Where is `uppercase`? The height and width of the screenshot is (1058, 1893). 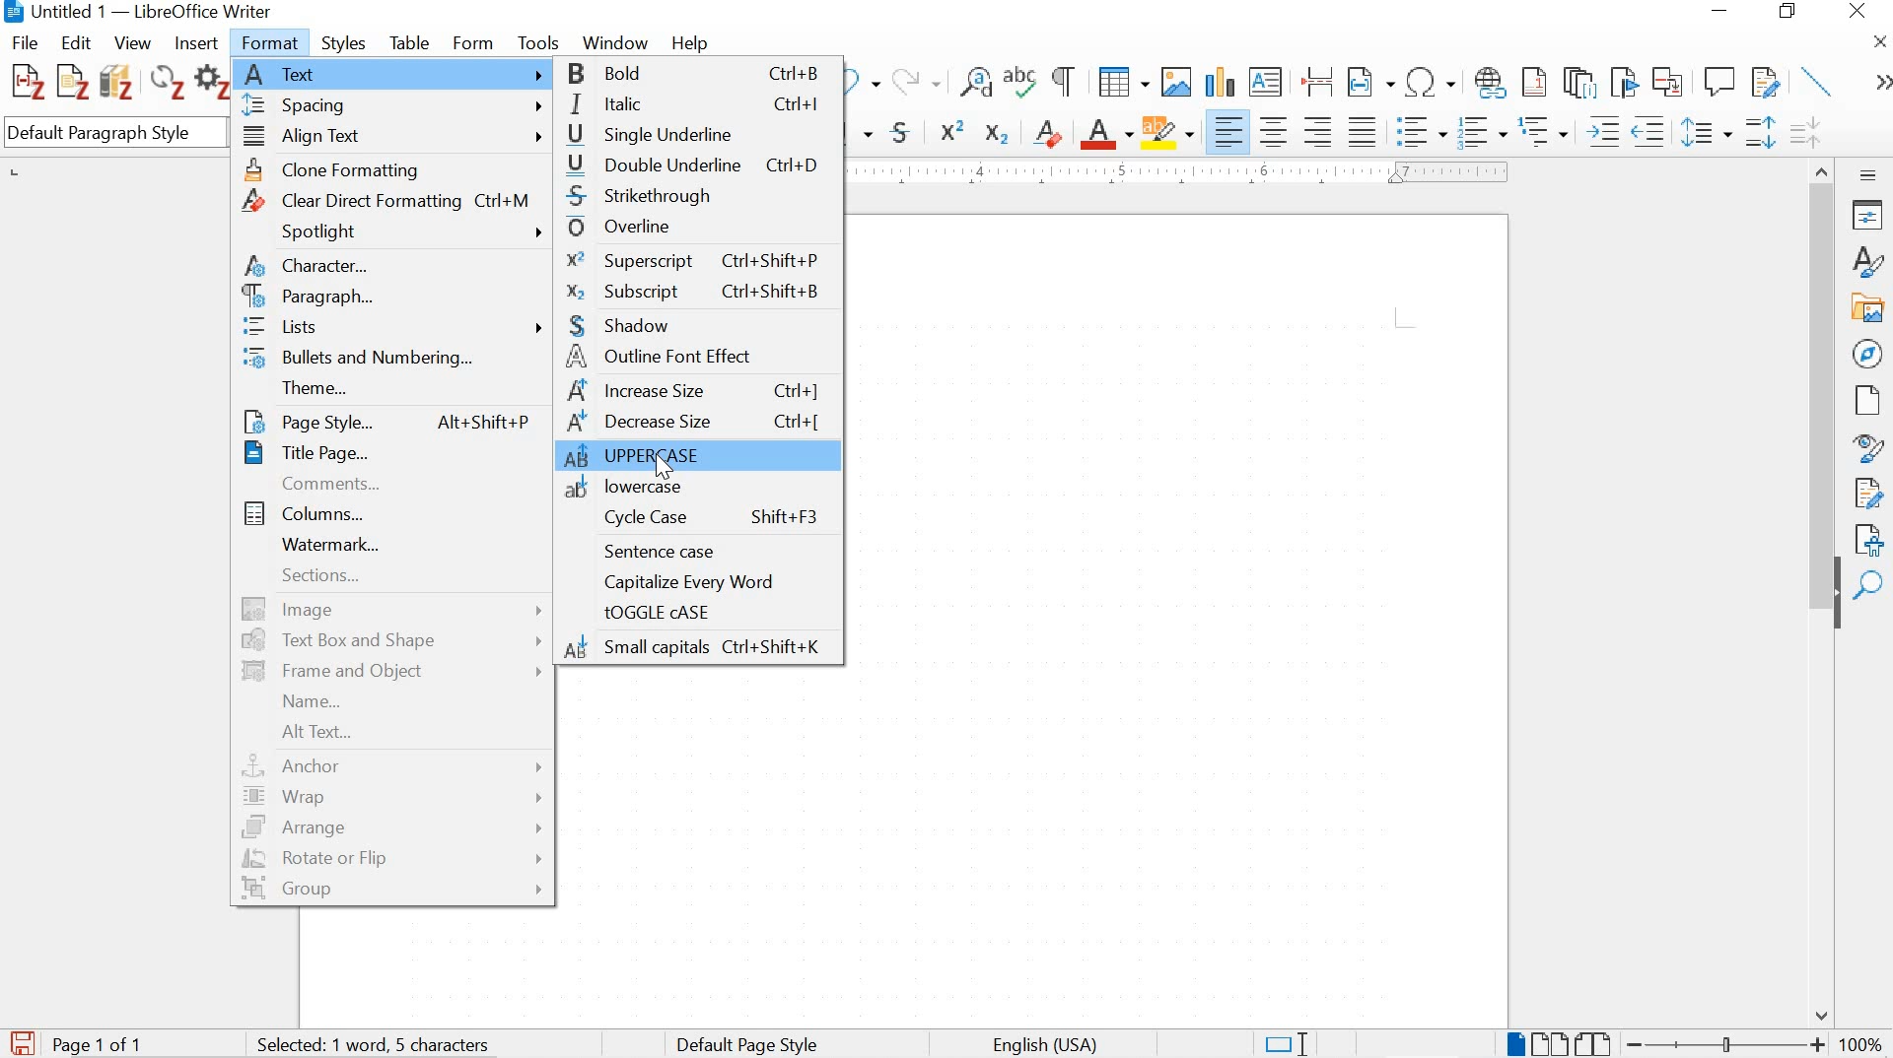
uppercase is located at coordinates (705, 456).